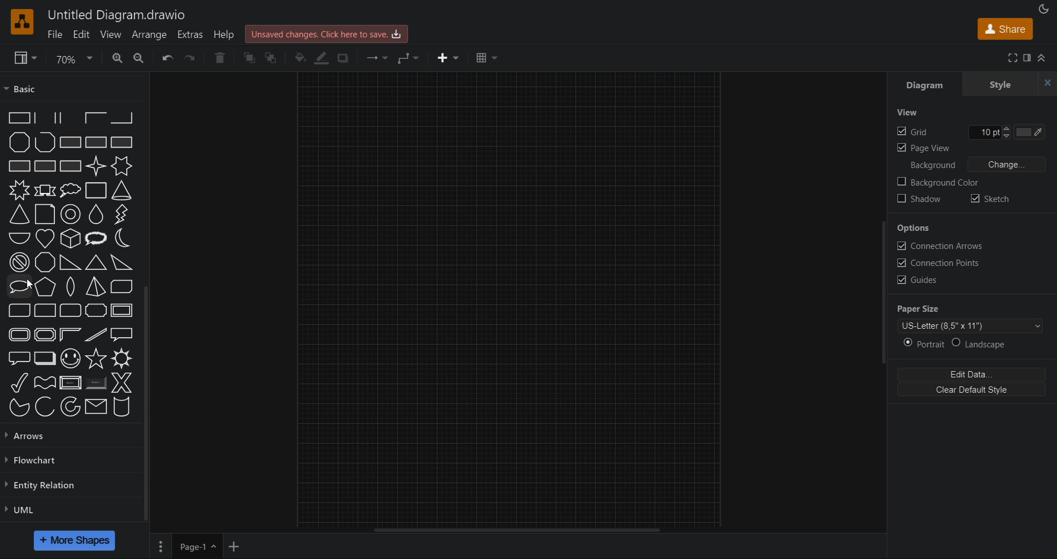 The height and width of the screenshot is (559, 1057). Describe the element at coordinates (95, 287) in the screenshot. I see `Pyramid` at that location.